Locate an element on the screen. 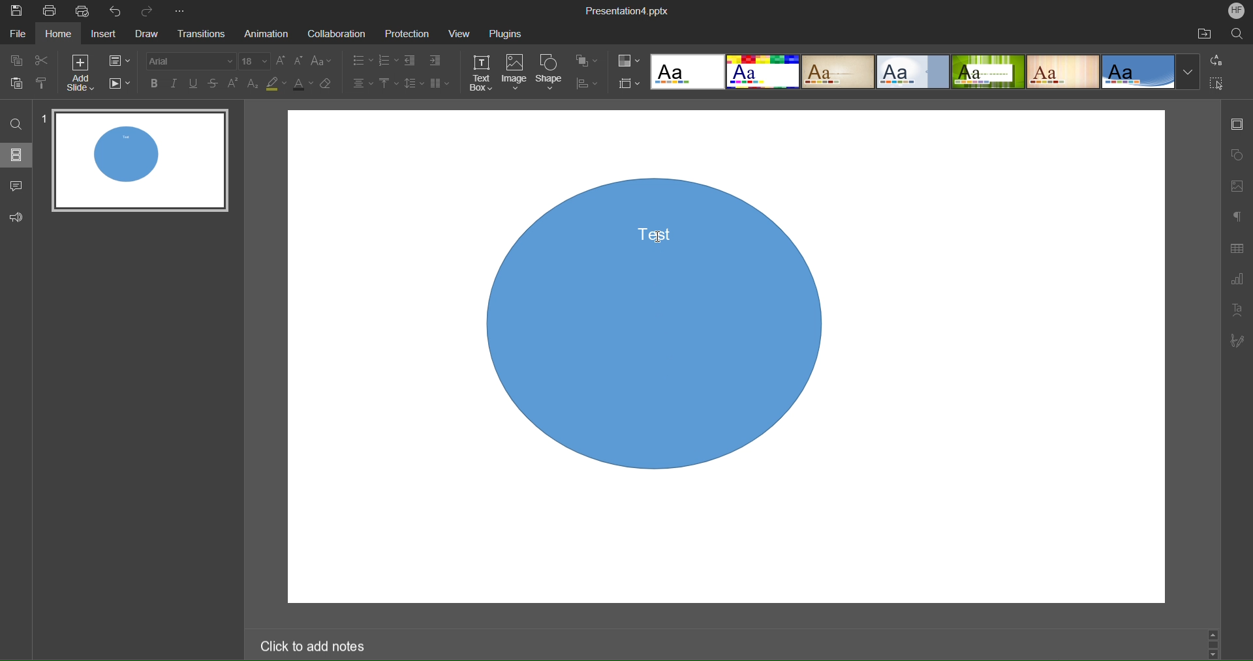  More is located at coordinates (185, 12).